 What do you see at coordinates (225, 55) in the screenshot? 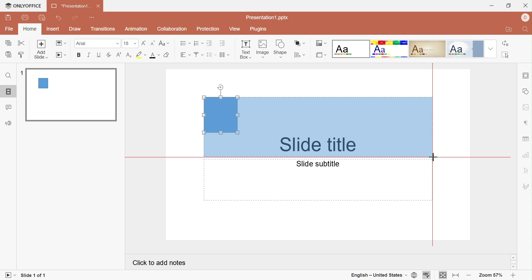
I see `Insert columns` at bounding box center [225, 55].